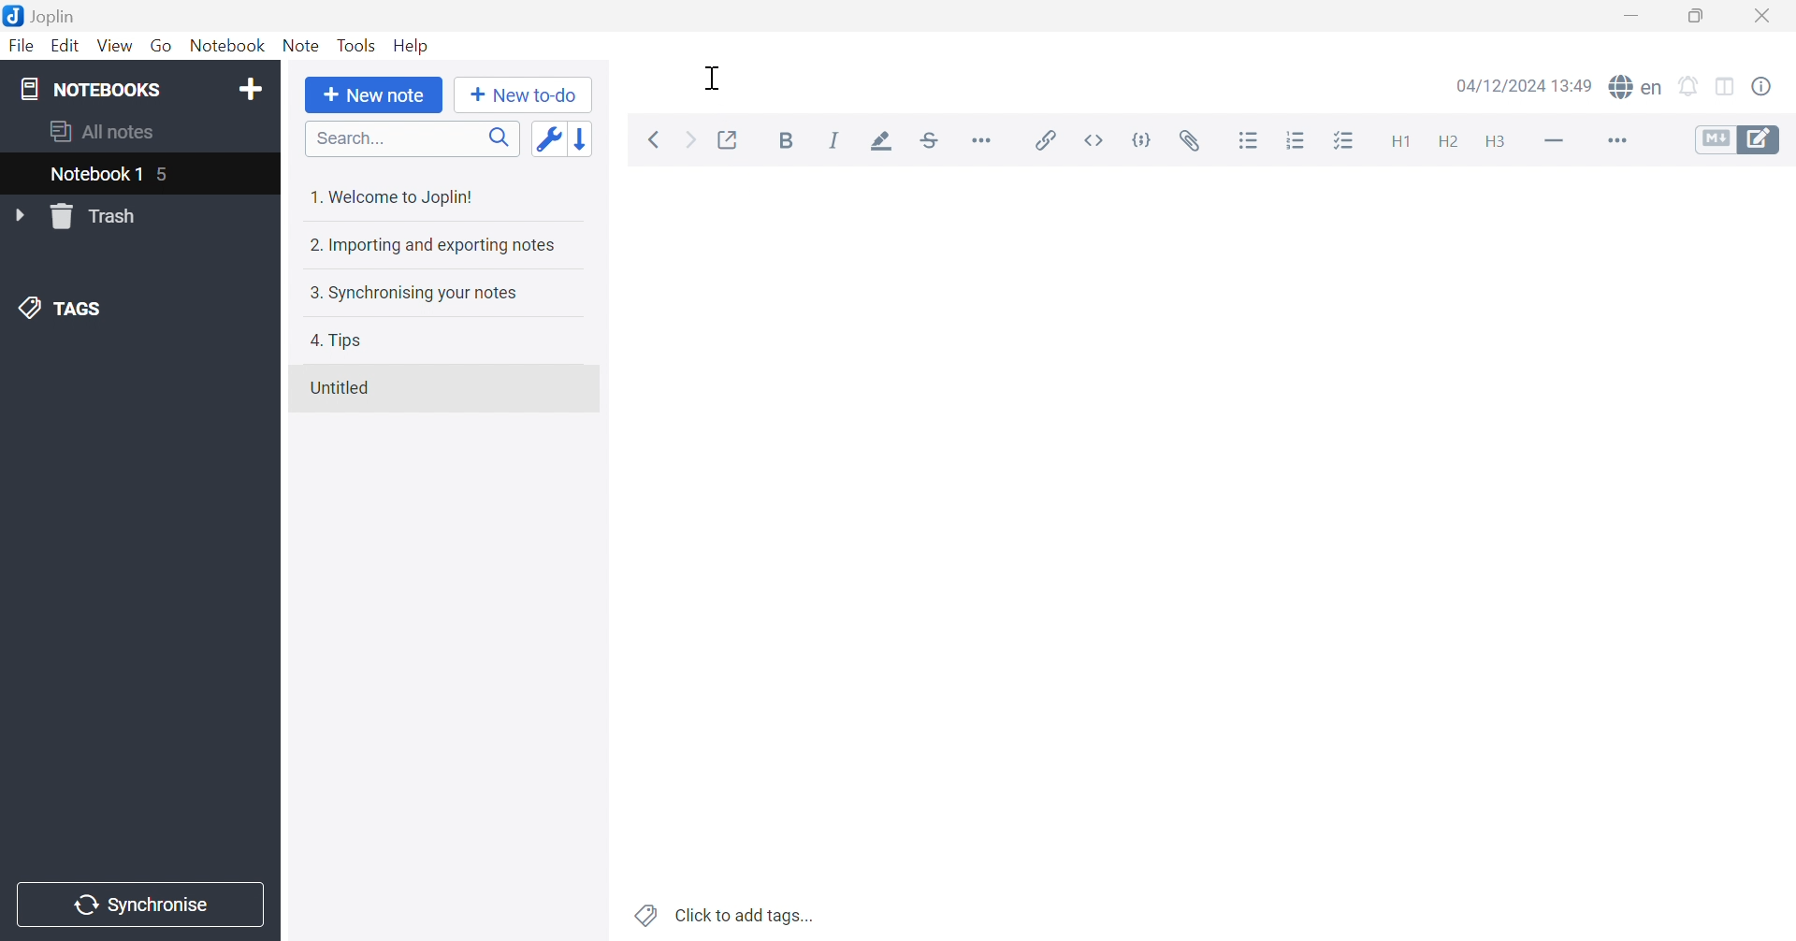  I want to click on View, so click(115, 44).